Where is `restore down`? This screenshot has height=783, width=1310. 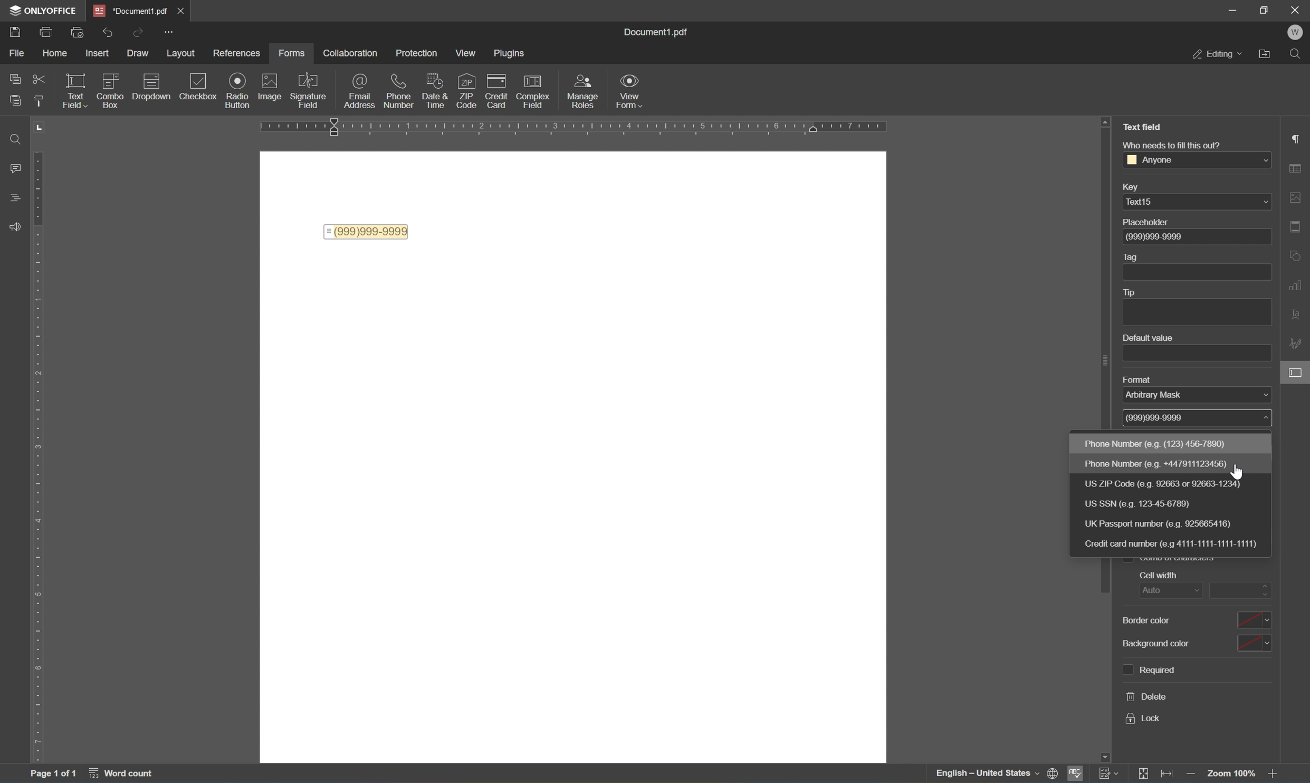
restore down is located at coordinates (1264, 8).